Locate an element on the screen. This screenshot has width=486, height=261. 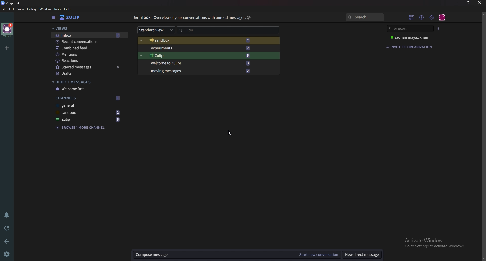
Info is located at coordinates (198, 18).